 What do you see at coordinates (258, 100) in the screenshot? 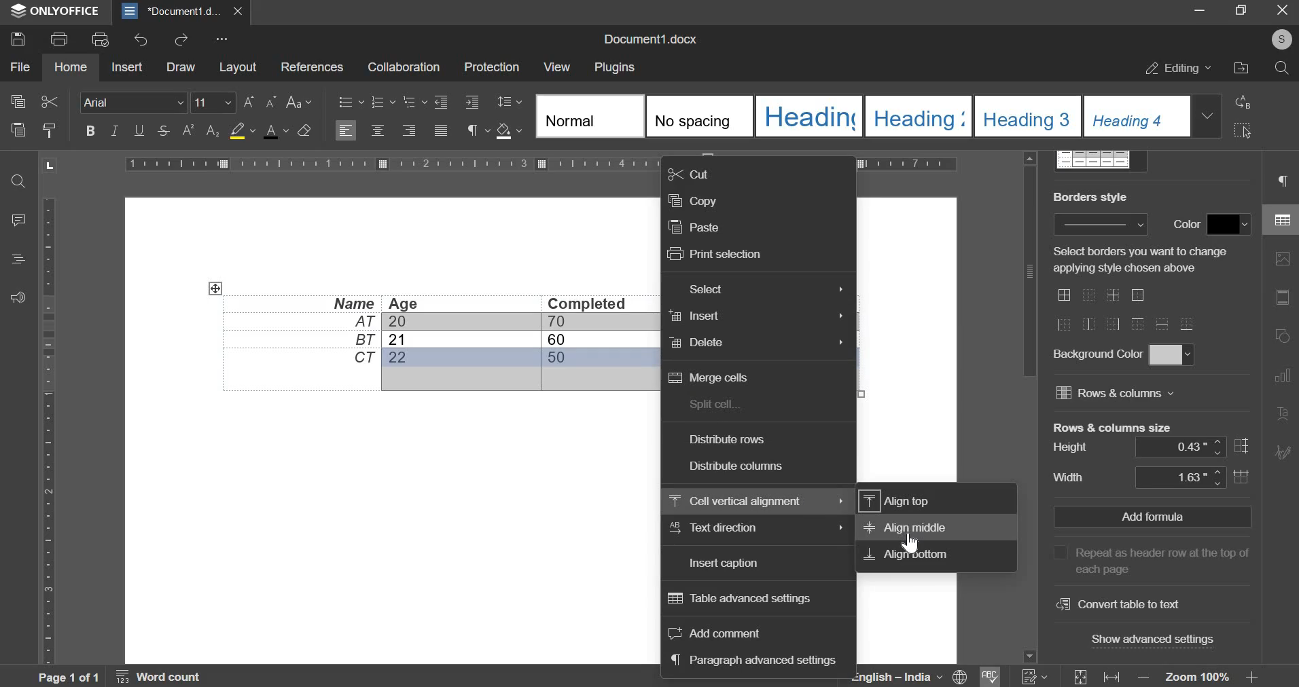
I see `font size chane` at bounding box center [258, 100].